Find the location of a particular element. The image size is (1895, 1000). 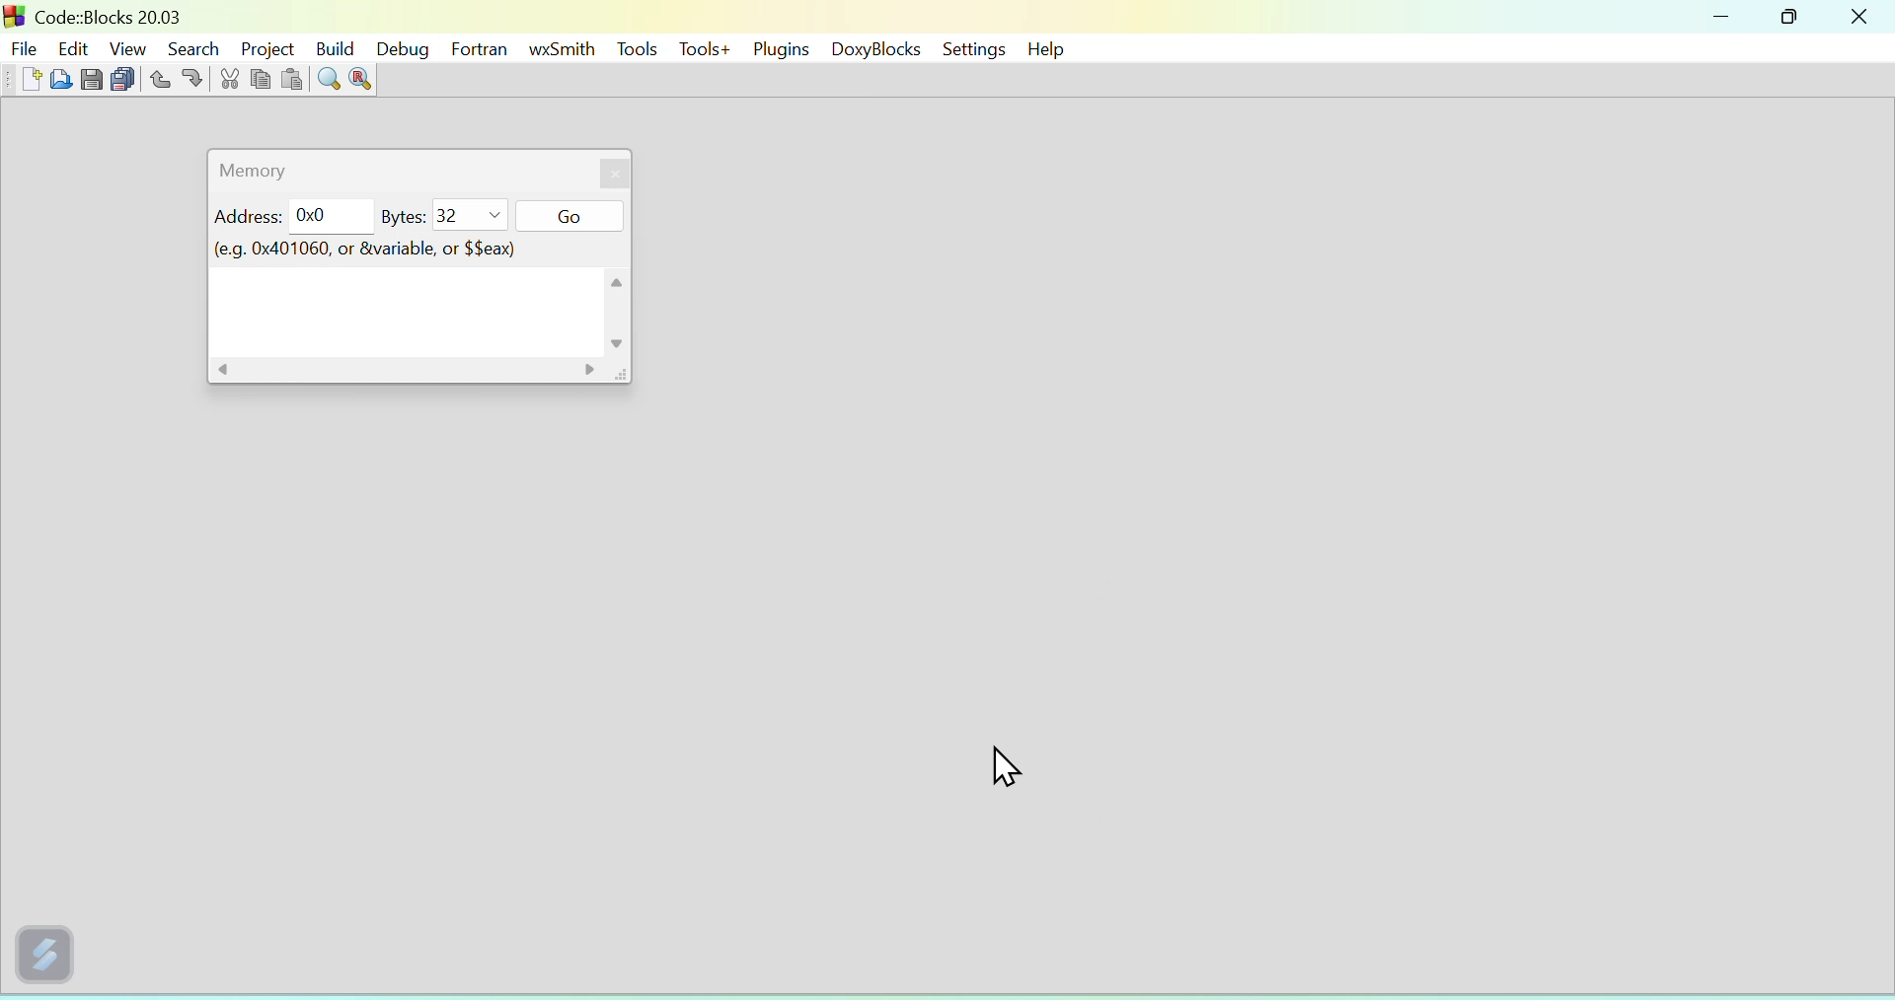

copy is located at coordinates (261, 79).